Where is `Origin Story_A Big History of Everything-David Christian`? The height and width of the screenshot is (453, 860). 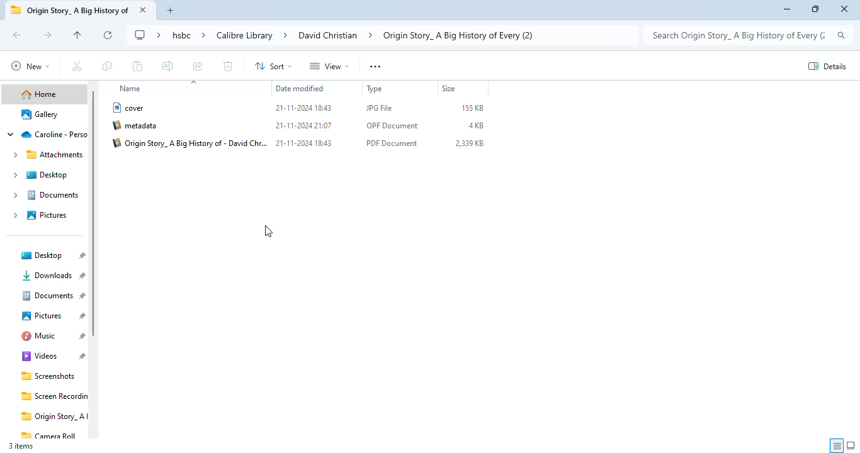
Origin Story_A Big History of Everything-David Christian is located at coordinates (189, 143).